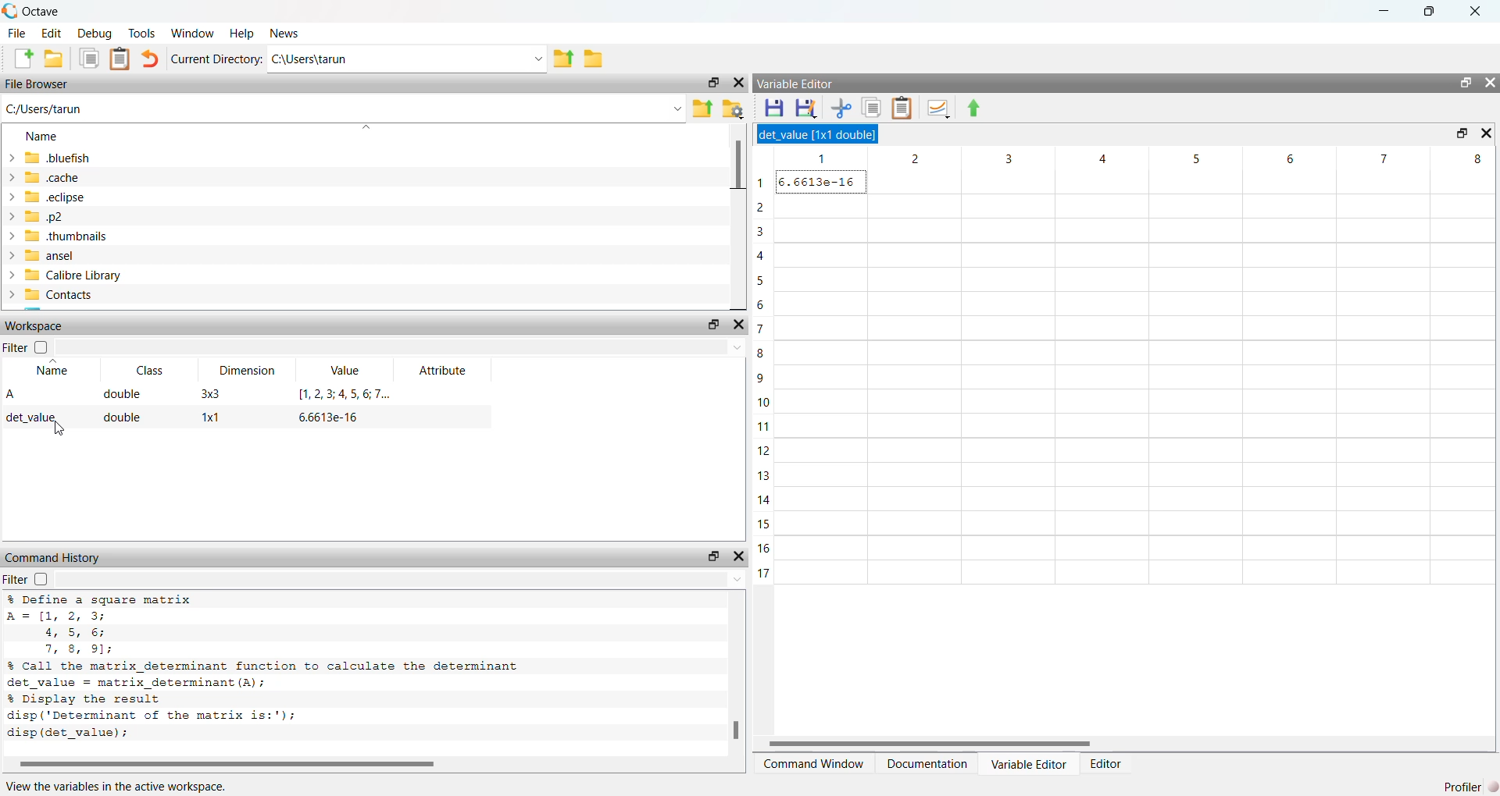 Image resolution: width=1500 pixels, height=796 pixels. What do you see at coordinates (815, 764) in the screenshot?
I see ` Command Window` at bounding box center [815, 764].